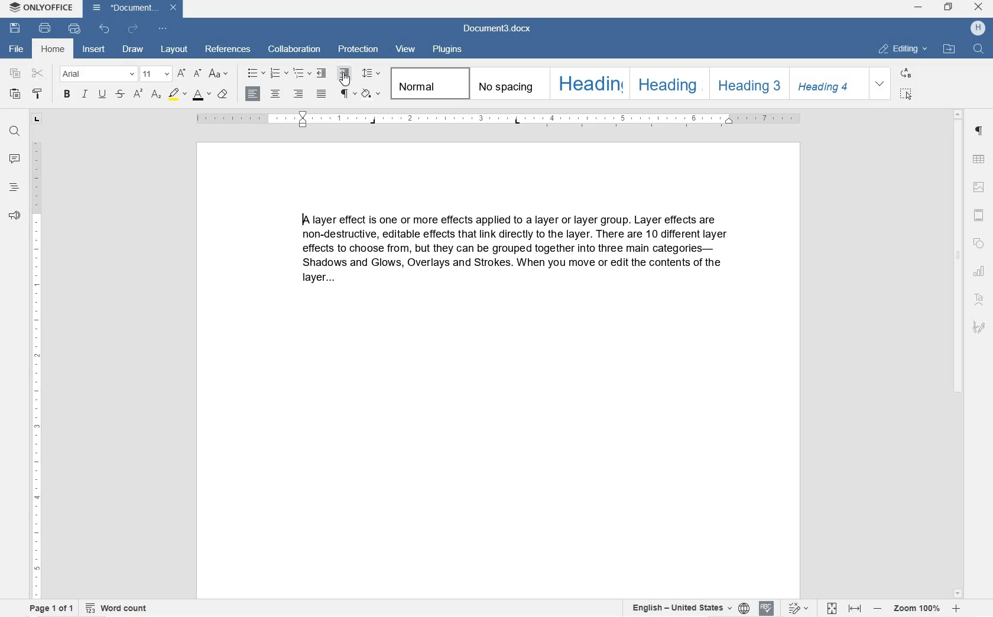 The width and height of the screenshot is (993, 617). I want to click on QUICK PRINT, so click(74, 28).